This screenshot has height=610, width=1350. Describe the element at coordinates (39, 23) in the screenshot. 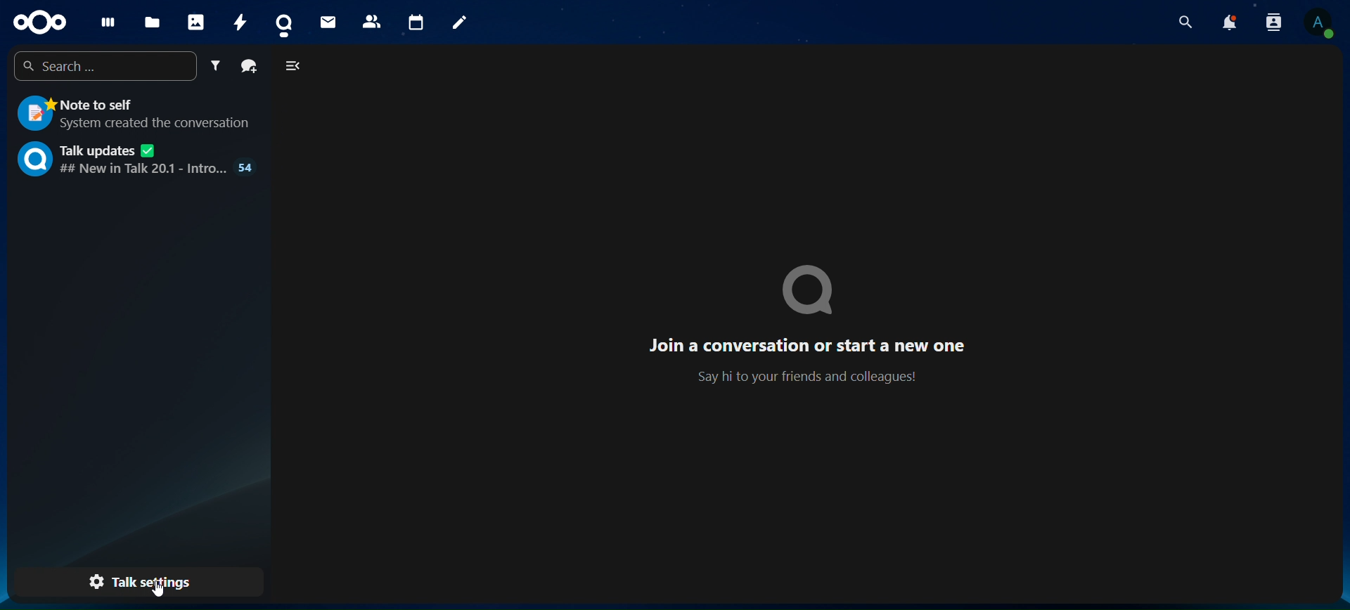

I see `icon` at that location.